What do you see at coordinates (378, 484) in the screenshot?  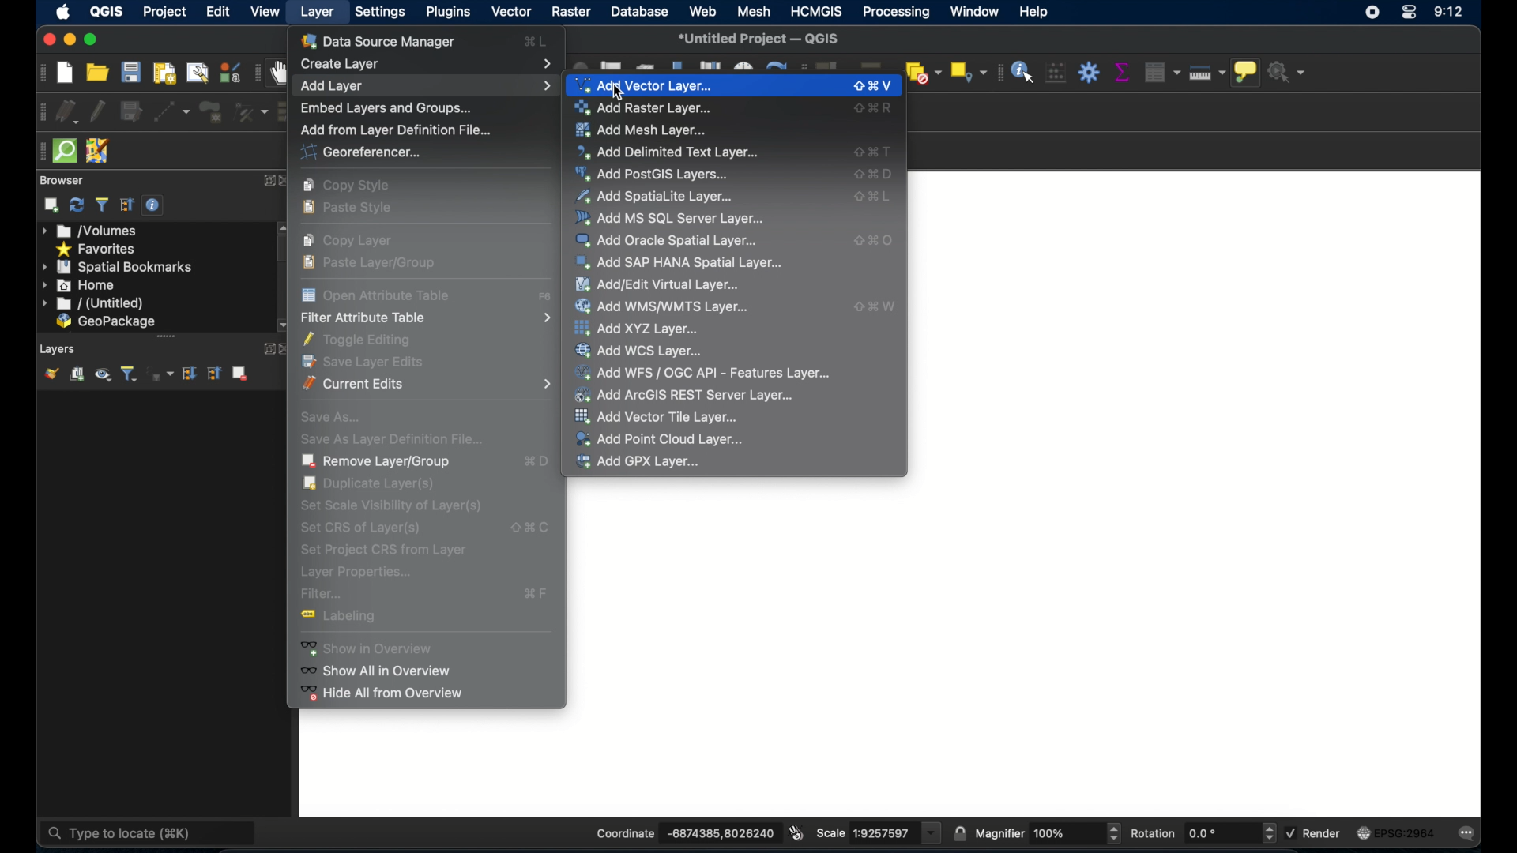 I see `Duplicate Layer(s)` at bounding box center [378, 484].